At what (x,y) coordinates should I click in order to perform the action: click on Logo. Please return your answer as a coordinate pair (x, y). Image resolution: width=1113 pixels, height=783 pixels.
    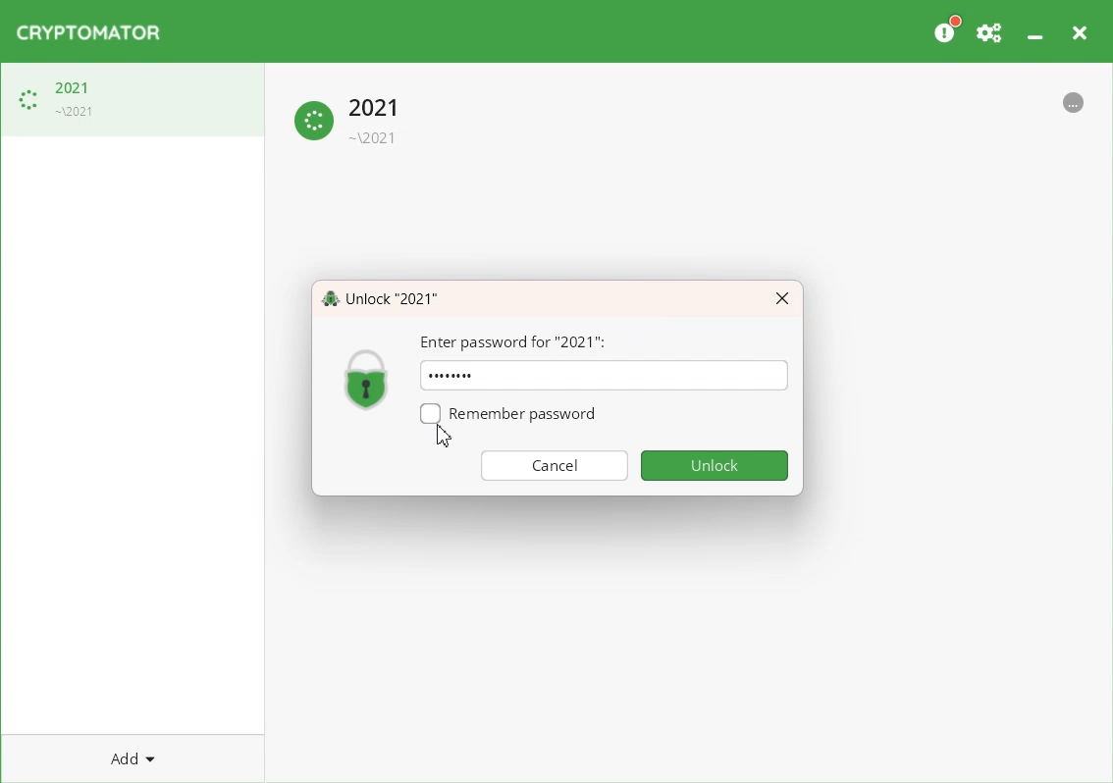
    Looking at the image, I should click on (367, 378).